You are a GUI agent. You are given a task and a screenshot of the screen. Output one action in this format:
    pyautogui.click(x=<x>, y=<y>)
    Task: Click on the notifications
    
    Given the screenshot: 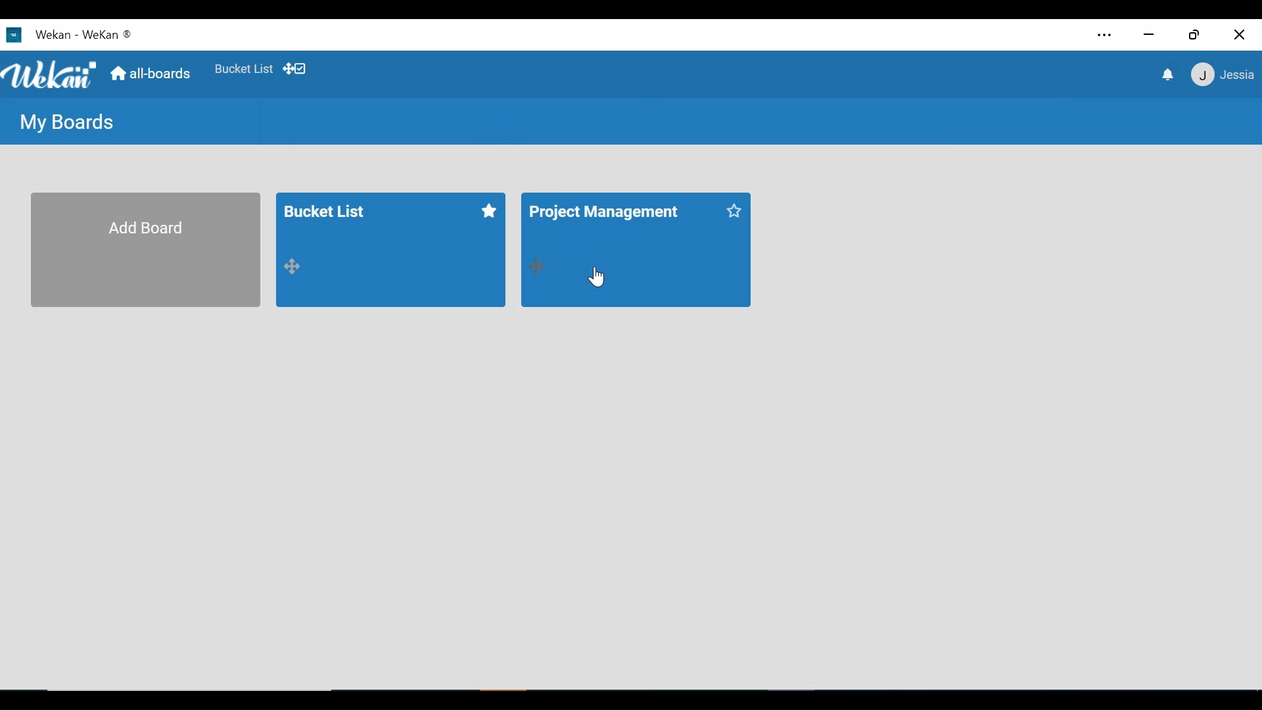 What is the action you would take?
    pyautogui.click(x=1165, y=74)
    